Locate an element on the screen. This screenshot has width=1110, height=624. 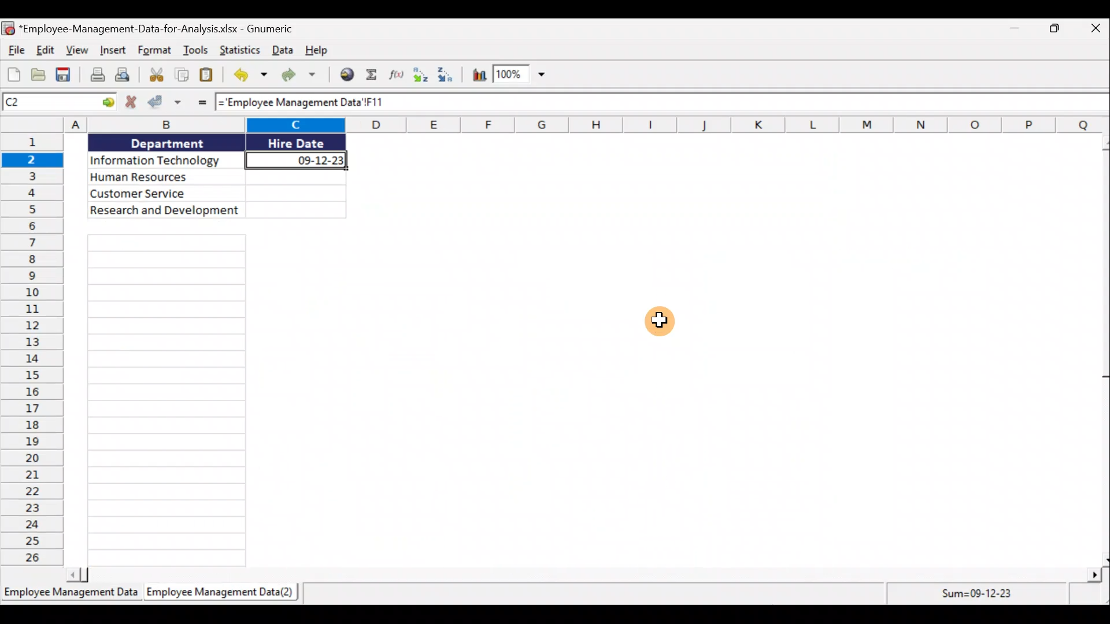
Sort Ascending is located at coordinates (423, 75).